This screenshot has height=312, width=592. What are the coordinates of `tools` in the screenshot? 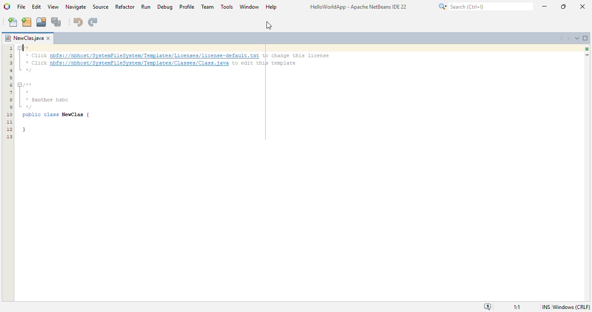 It's located at (226, 6).